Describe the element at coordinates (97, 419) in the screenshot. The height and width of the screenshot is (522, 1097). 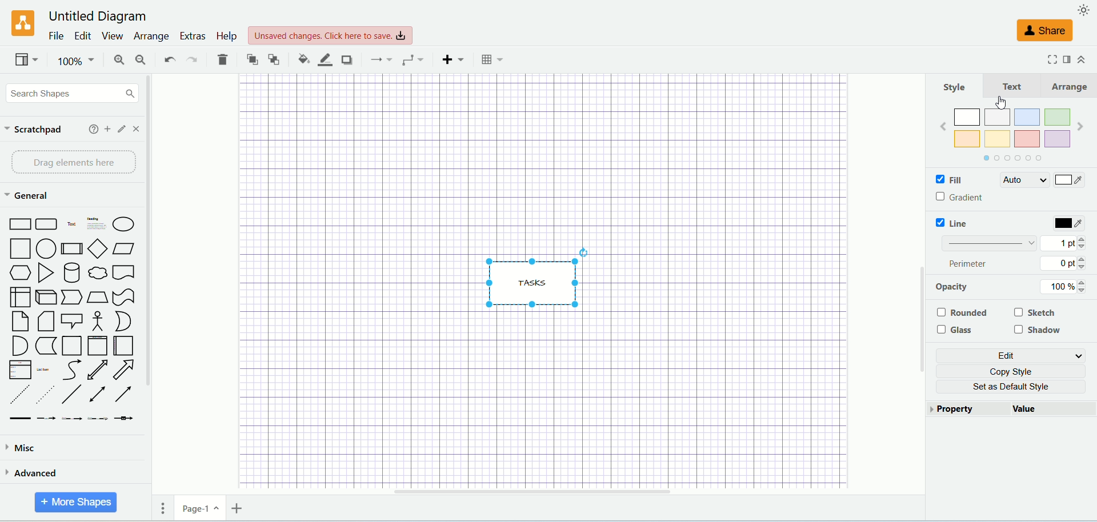
I see `Connector with 3 label` at that location.